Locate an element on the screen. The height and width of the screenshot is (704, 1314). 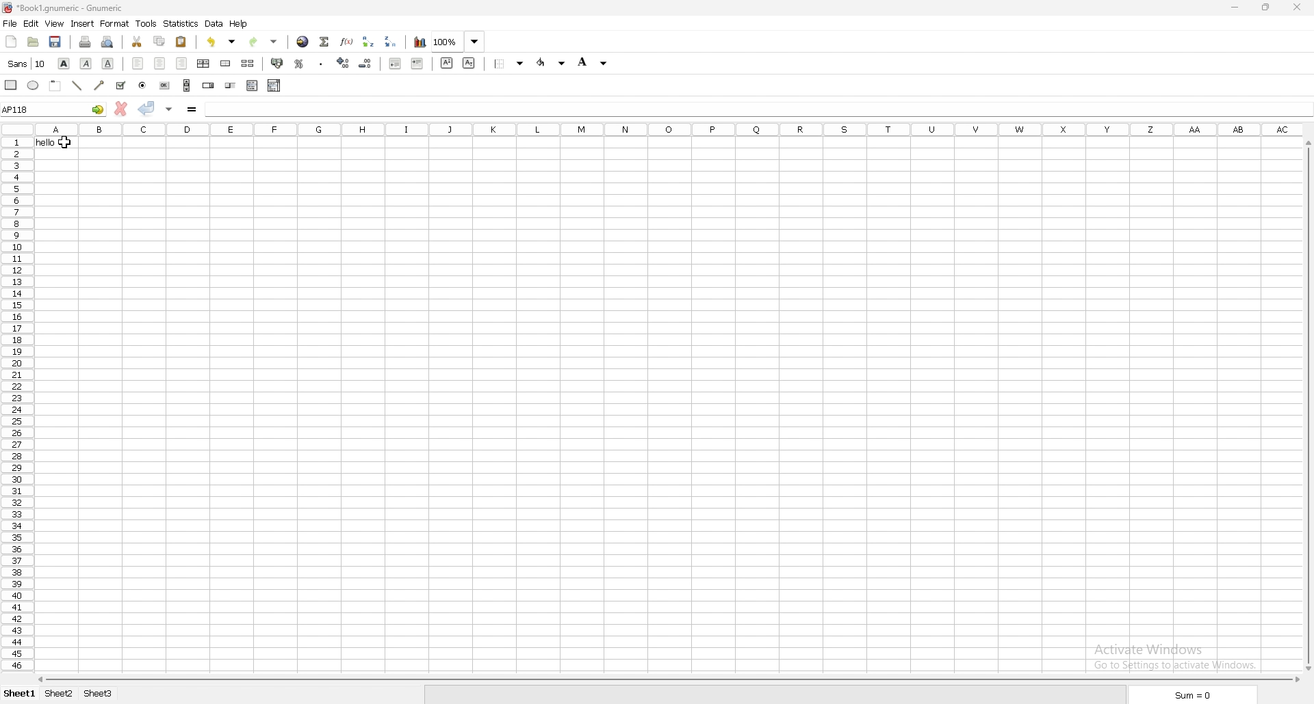
accept changes in multiple cells is located at coordinates (169, 108).